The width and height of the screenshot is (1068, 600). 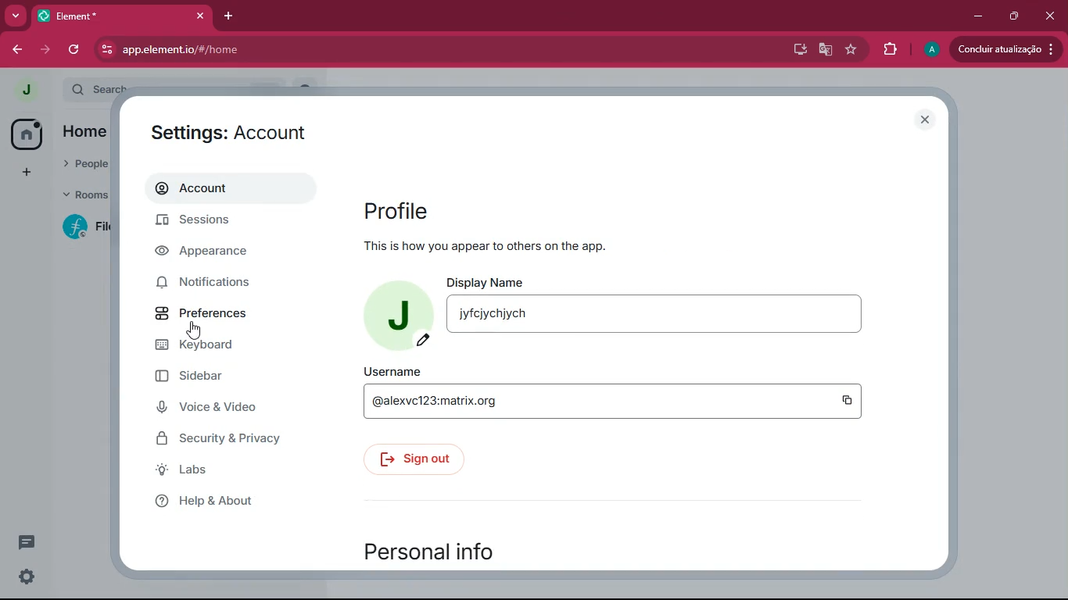 What do you see at coordinates (86, 162) in the screenshot?
I see `people` at bounding box center [86, 162].